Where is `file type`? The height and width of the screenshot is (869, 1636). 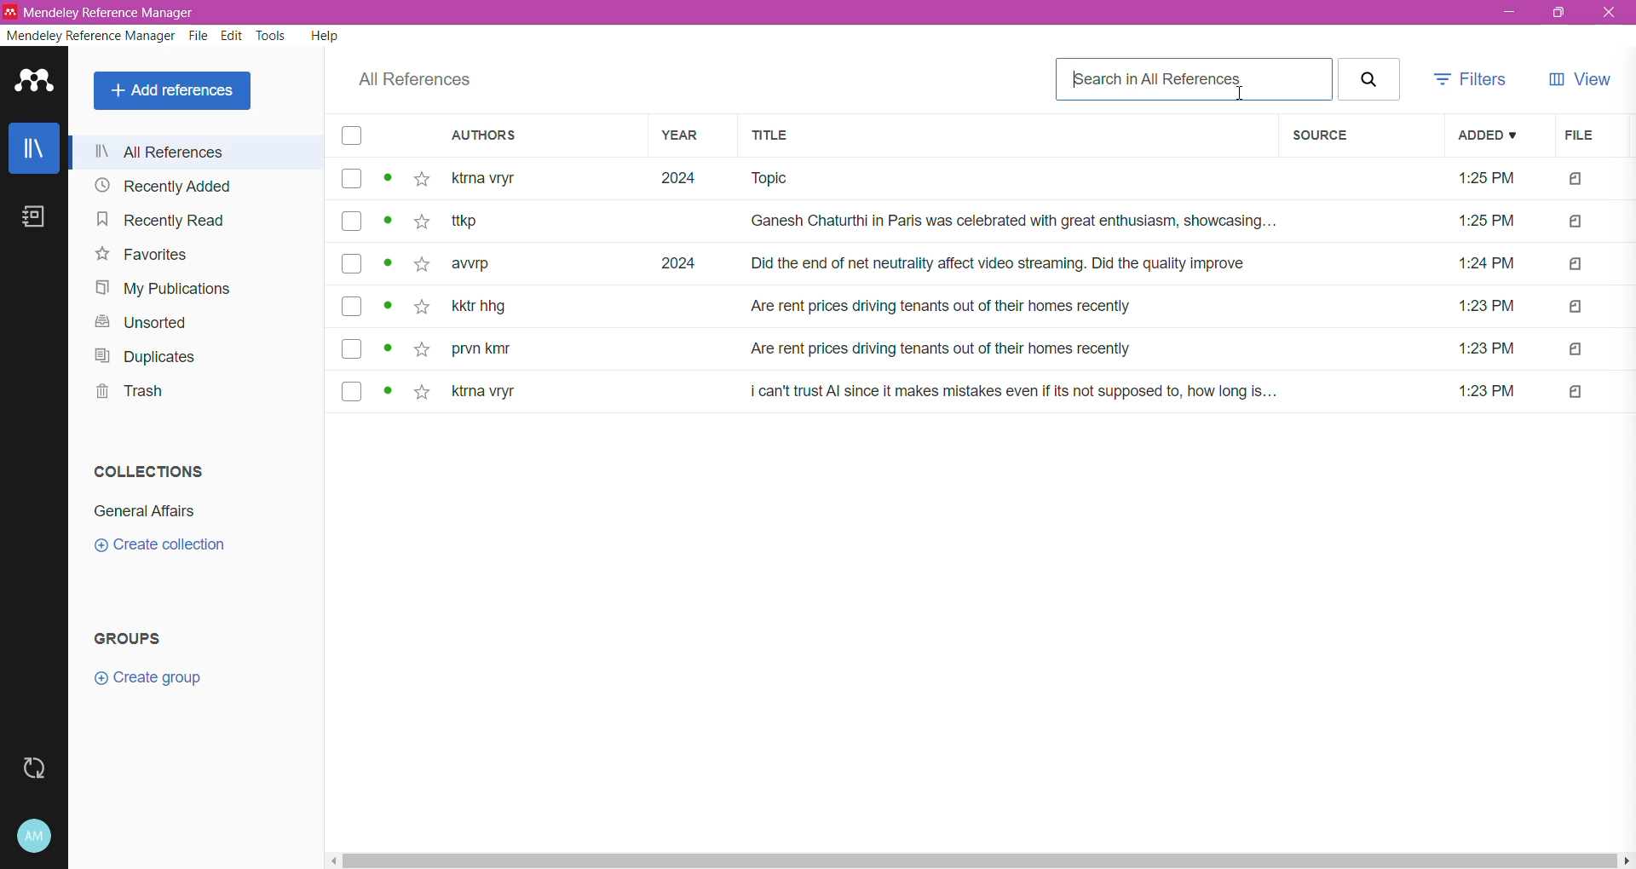 file type is located at coordinates (1576, 264).